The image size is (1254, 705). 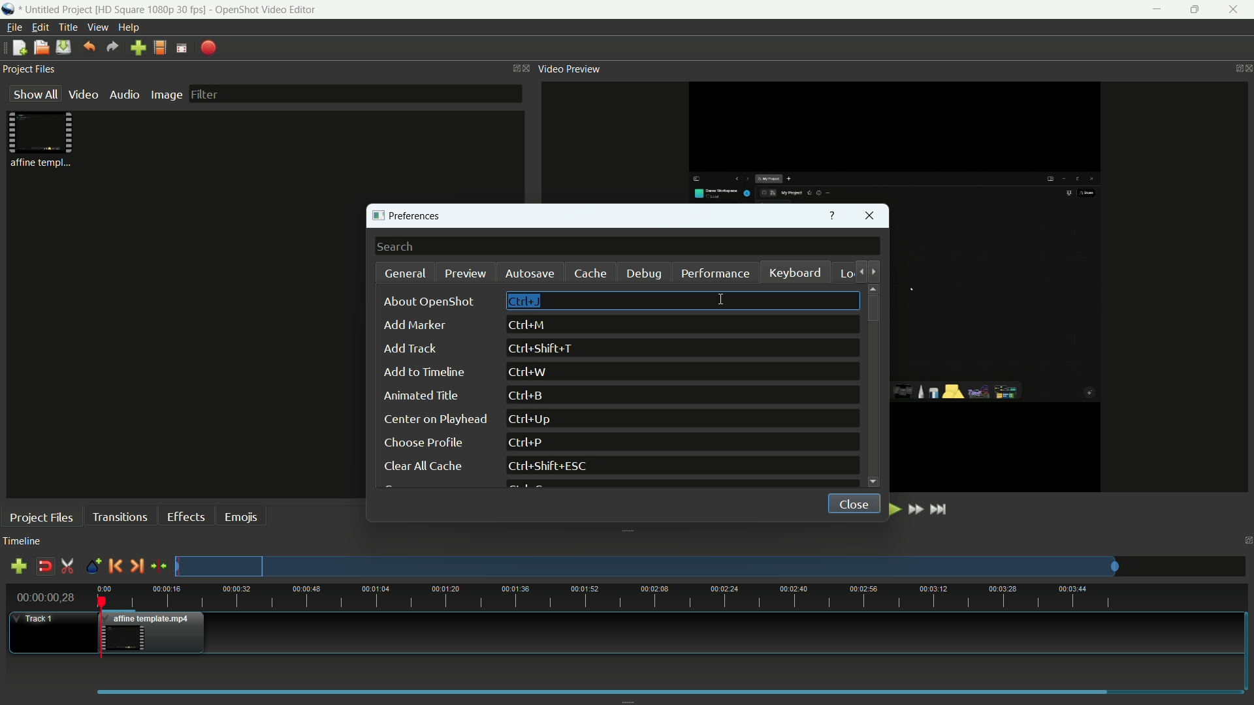 I want to click on close, so click(x=850, y=502).